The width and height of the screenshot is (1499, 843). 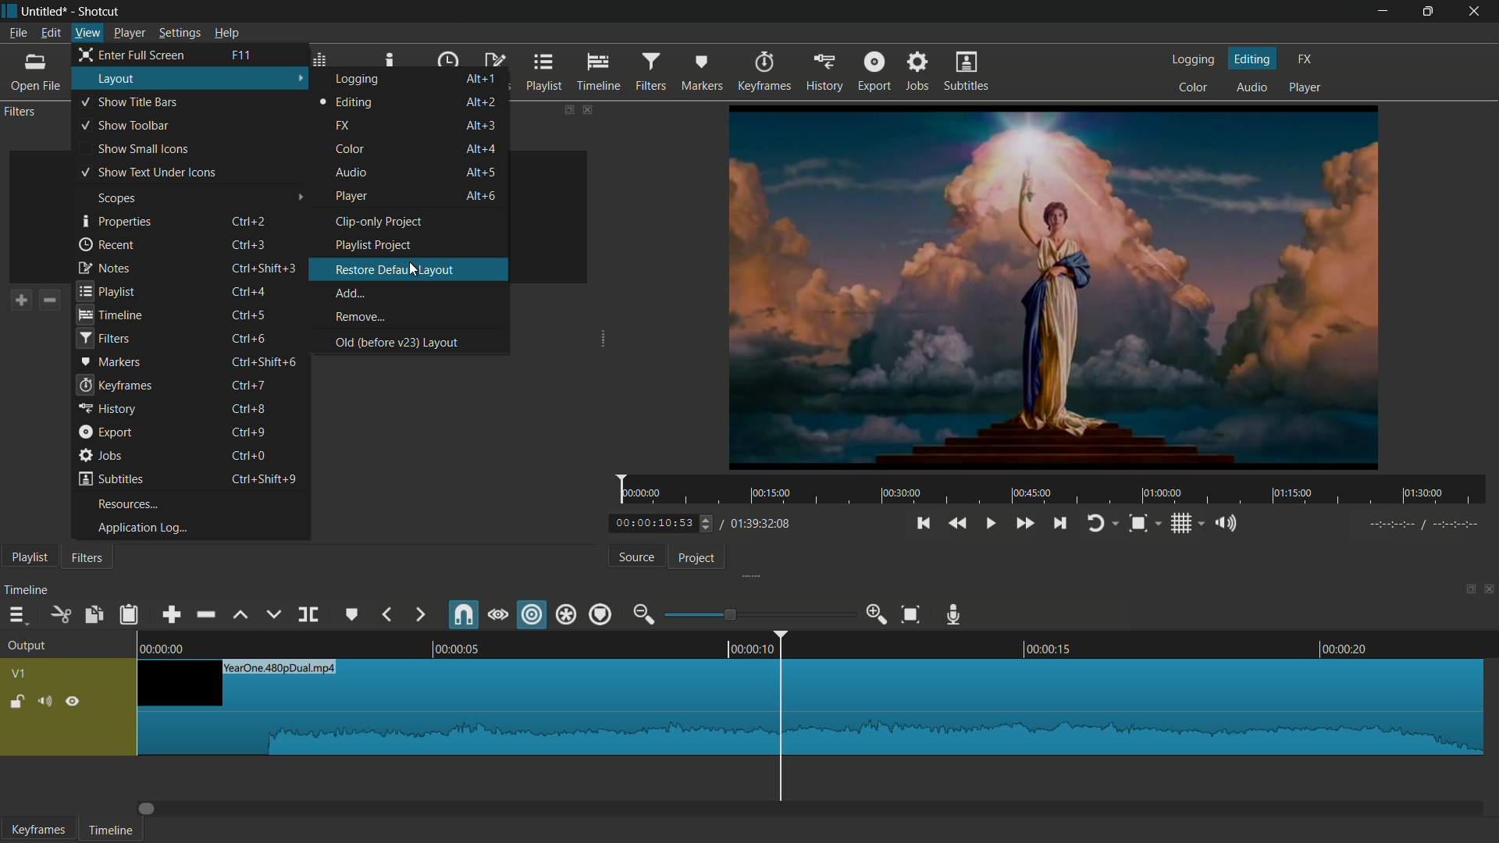 What do you see at coordinates (1060, 525) in the screenshot?
I see `skip to the next point` at bounding box center [1060, 525].